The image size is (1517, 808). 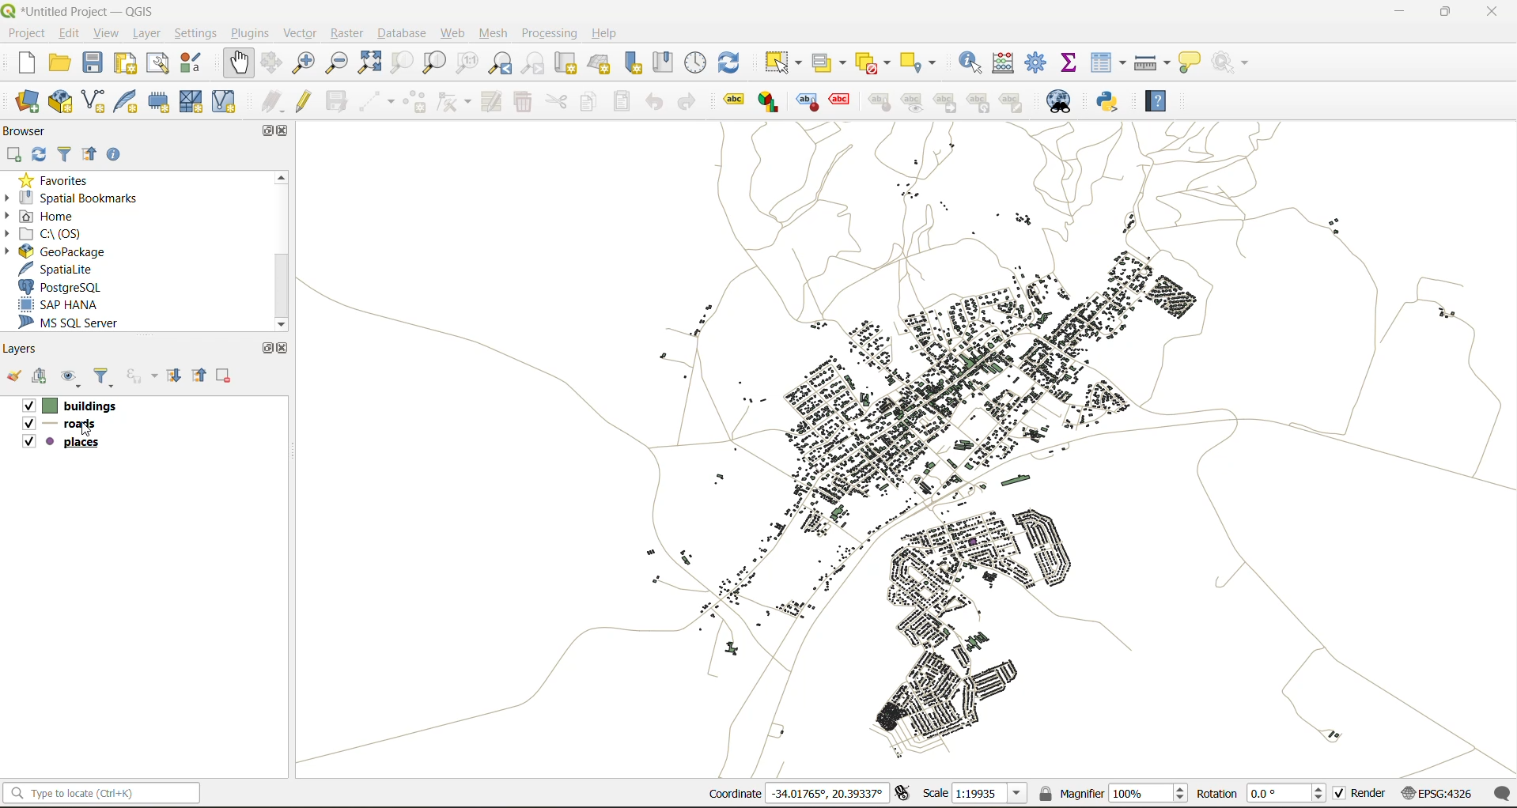 What do you see at coordinates (147, 34) in the screenshot?
I see `layer` at bounding box center [147, 34].